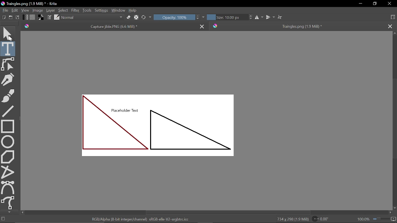  What do you see at coordinates (30, 4) in the screenshot?
I see `Traingles.png (1.9 MiB) * - Krita` at bounding box center [30, 4].